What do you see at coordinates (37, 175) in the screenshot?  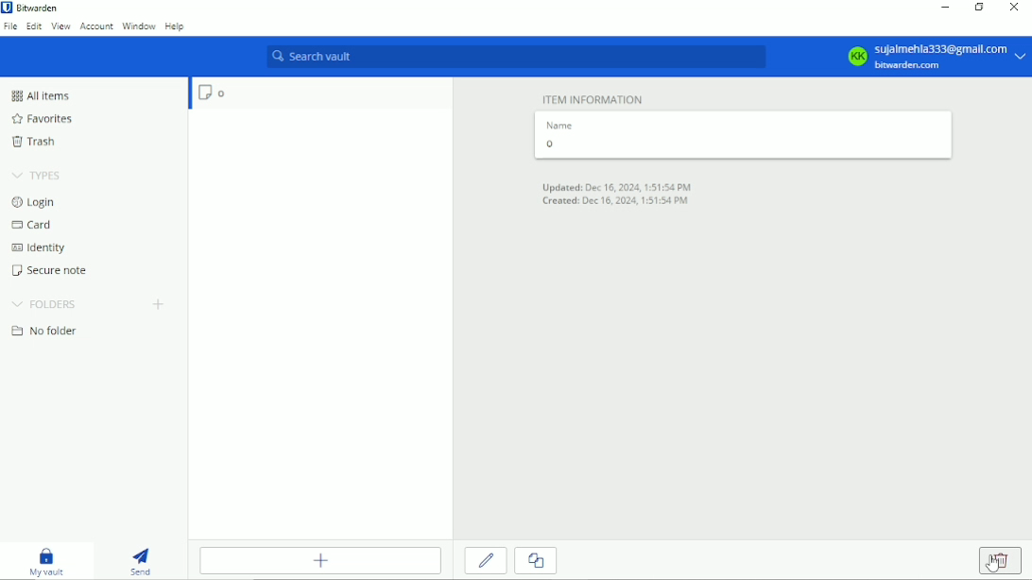 I see `Types` at bounding box center [37, 175].